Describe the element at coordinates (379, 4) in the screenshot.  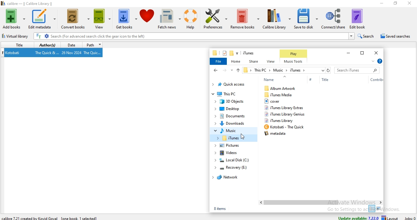
I see `minimise` at that location.